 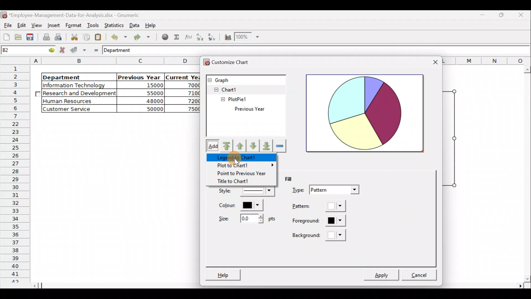 What do you see at coordinates (147, 108) in the screenshot?
I see `50000` at bounding box center [147, 108].